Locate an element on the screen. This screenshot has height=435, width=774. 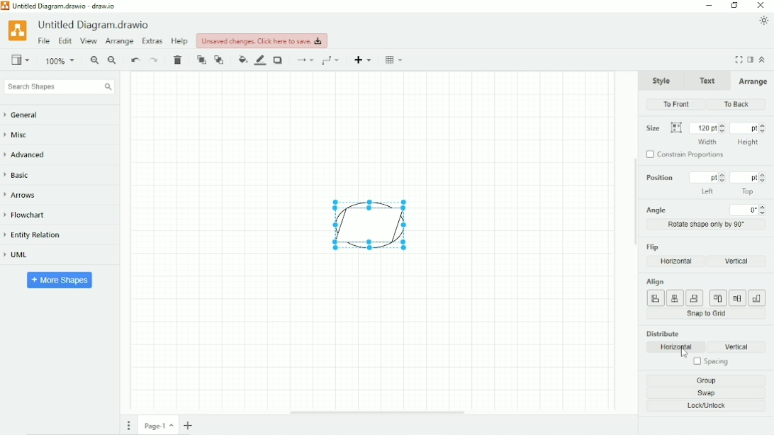
Zoom factor is located at coordinates (61, 61).